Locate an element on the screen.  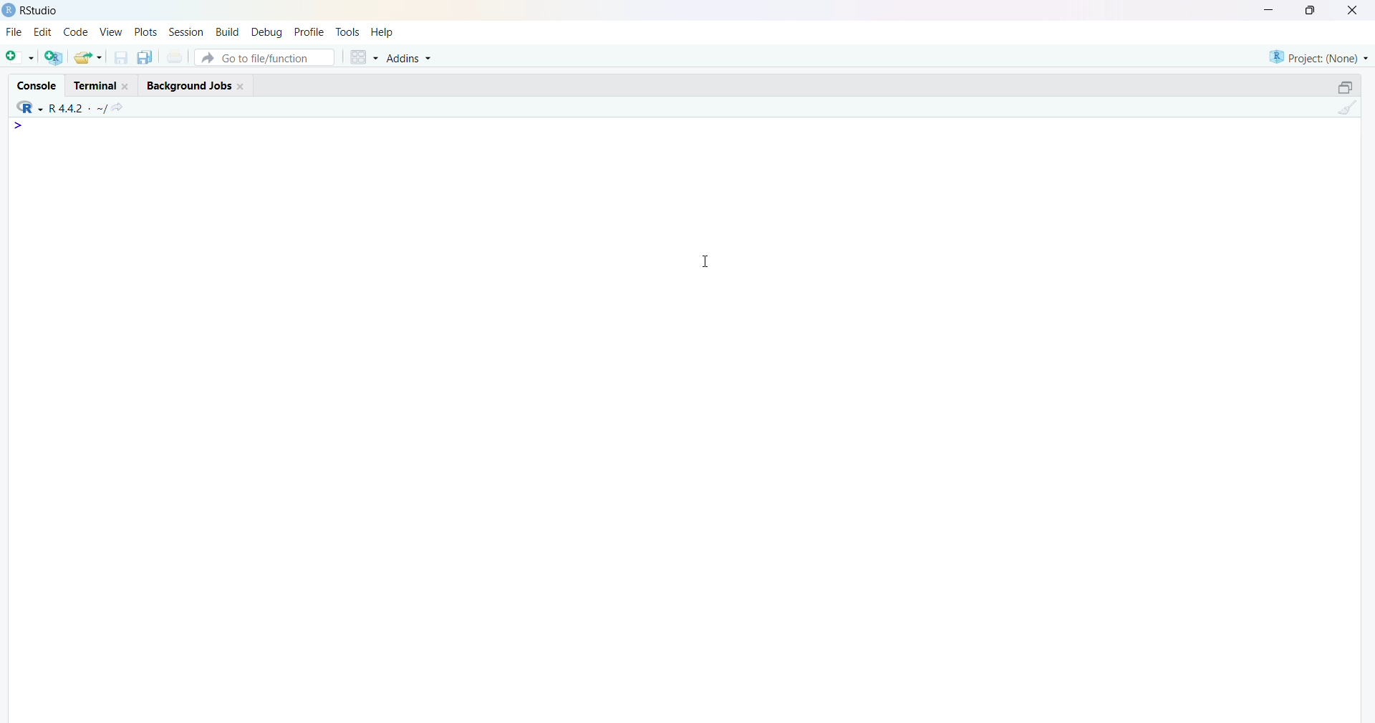
RStudio is located at coordinates (39, 11).